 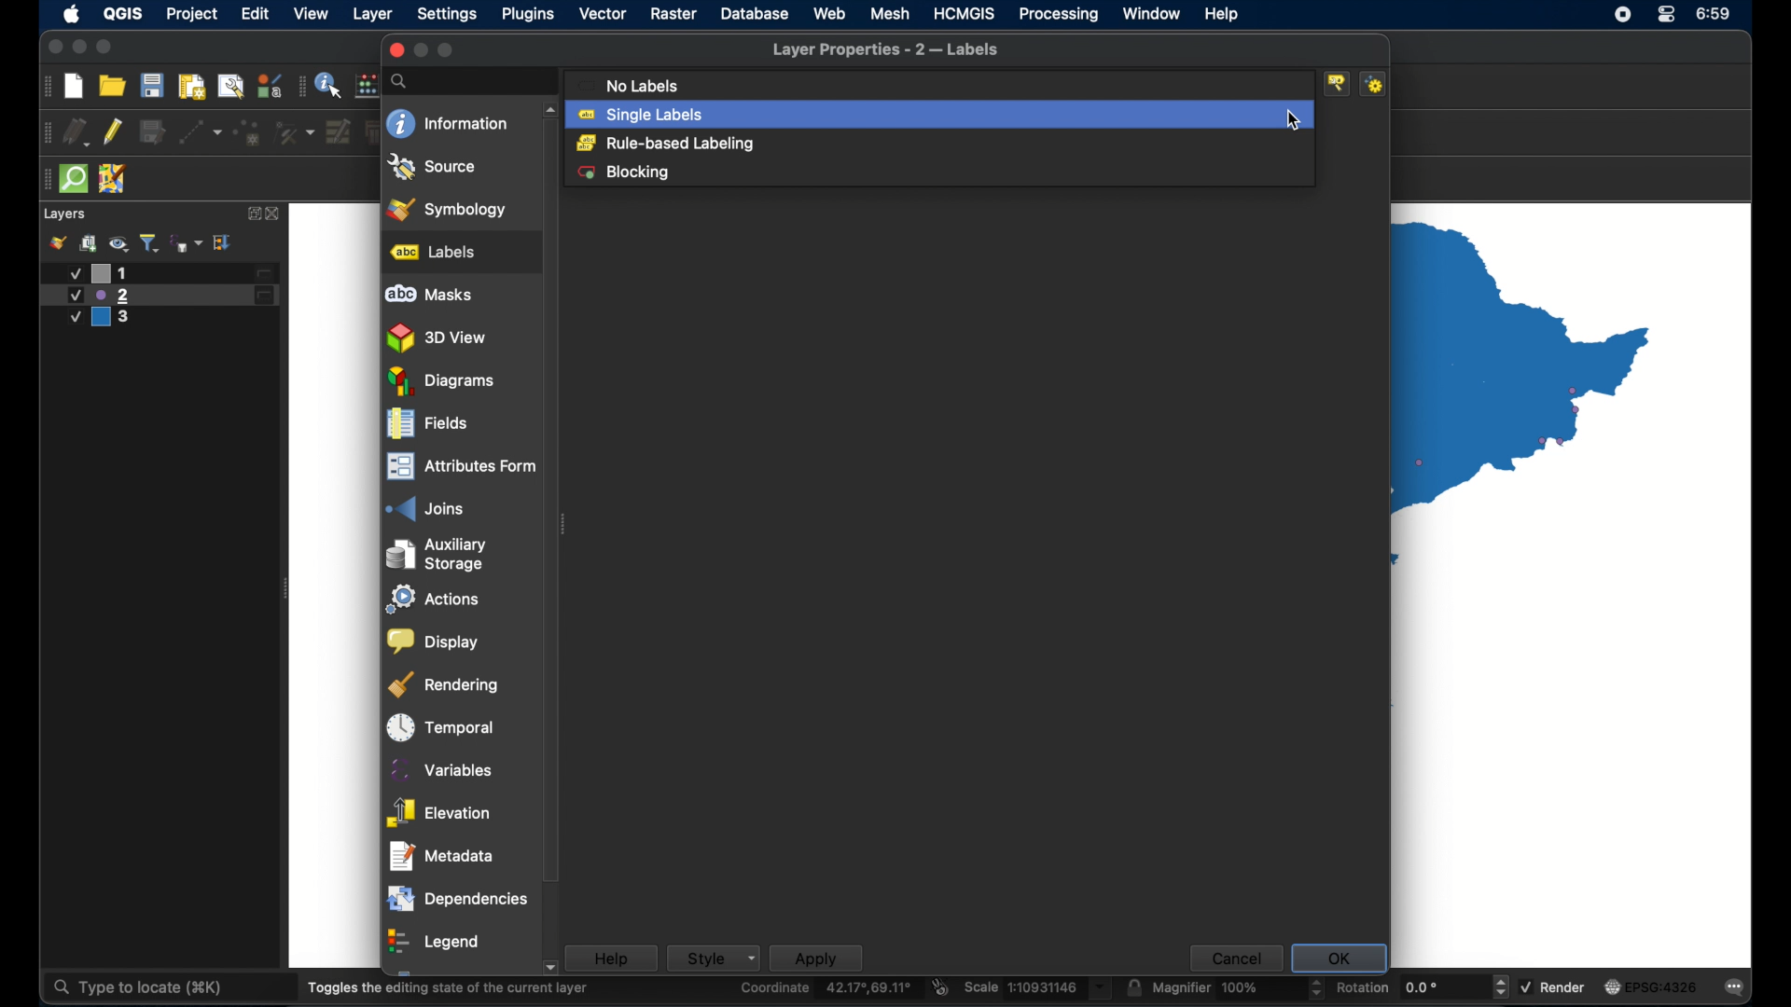 I want to click on abc masks, so click(x=430, y=295).